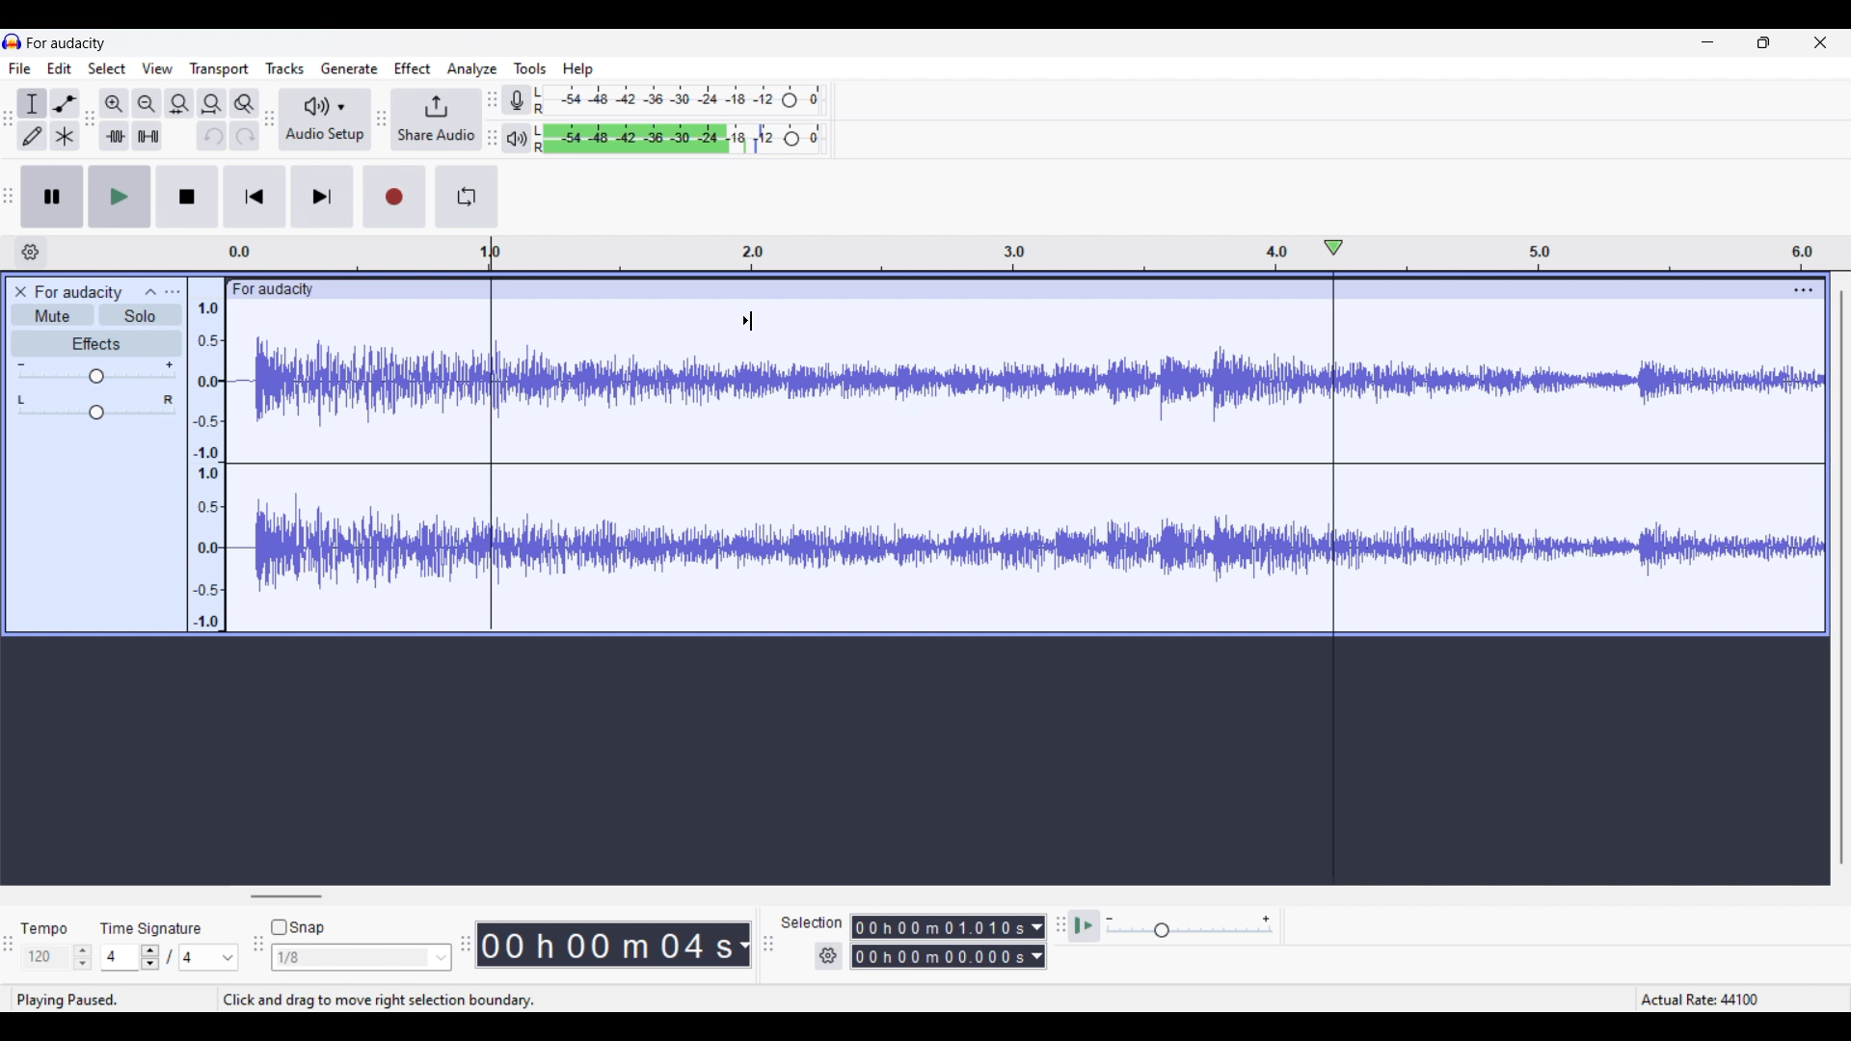  I want to click on Tempo settings, so click(57, 957).